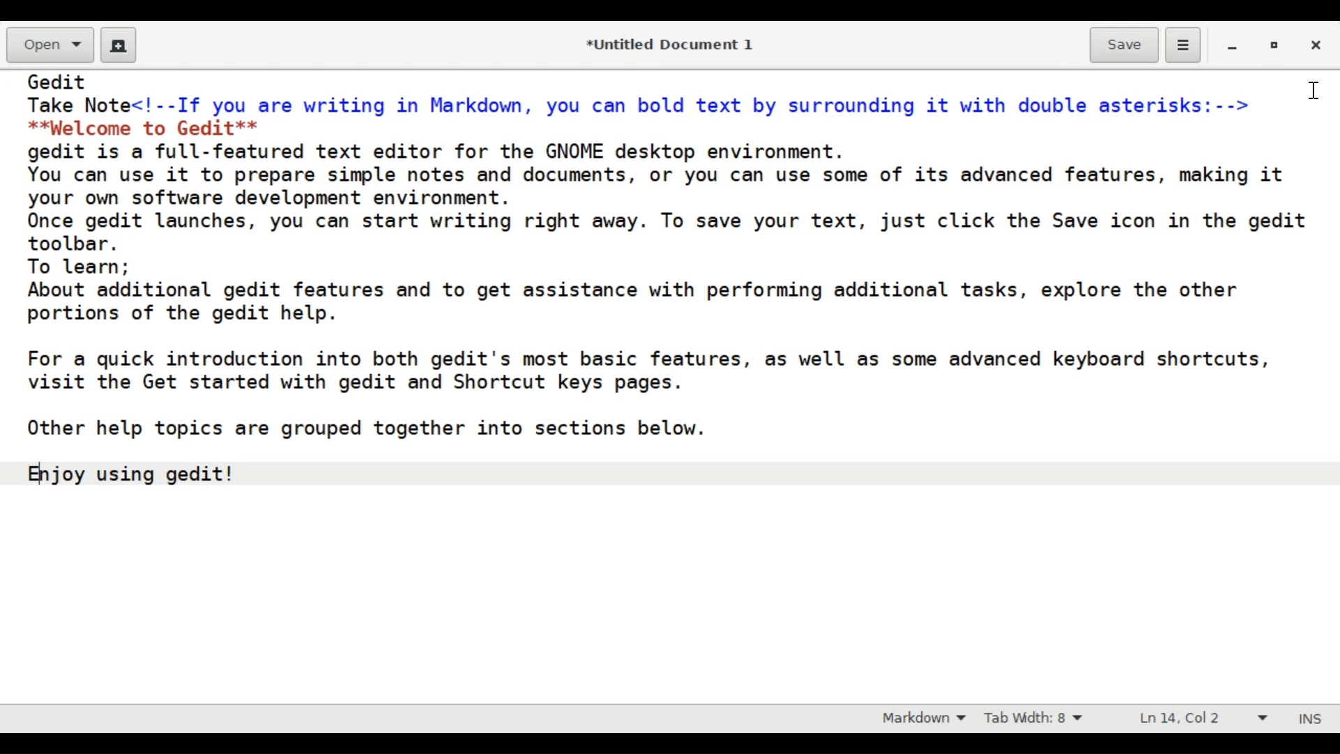 The width and height of the screenshot is (1340, 754). Describe the element at coordinates (924, 718) in the screenshot. I see `Highlight Mode` at that location.